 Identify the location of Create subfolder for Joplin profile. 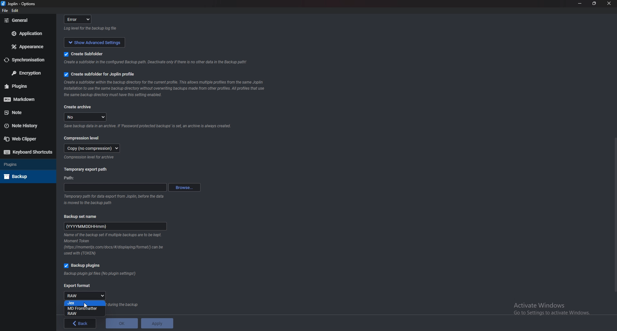
(101, 74).